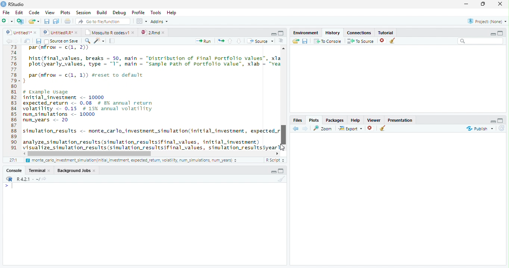  Describe the element at coordinates (273, 172) in the screenshot. I see `Hide` at that location.